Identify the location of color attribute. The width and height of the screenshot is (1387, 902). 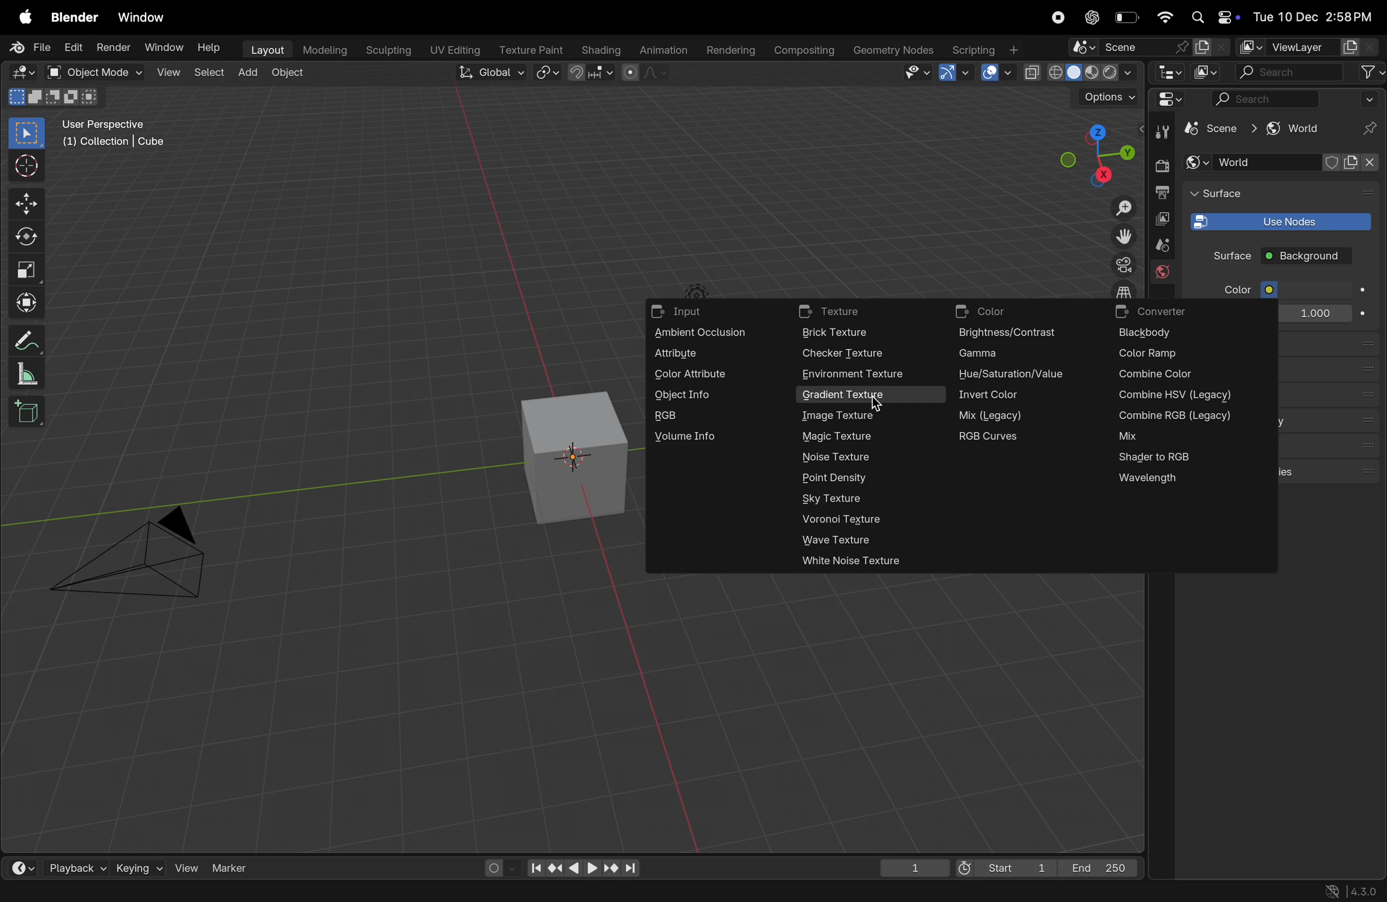
(698, 376).